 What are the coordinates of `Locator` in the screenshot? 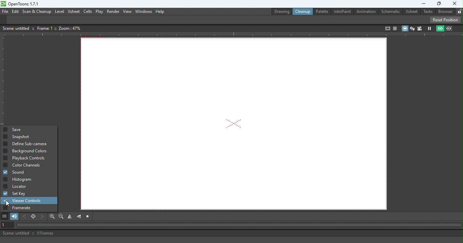 It's located at (17, 186).